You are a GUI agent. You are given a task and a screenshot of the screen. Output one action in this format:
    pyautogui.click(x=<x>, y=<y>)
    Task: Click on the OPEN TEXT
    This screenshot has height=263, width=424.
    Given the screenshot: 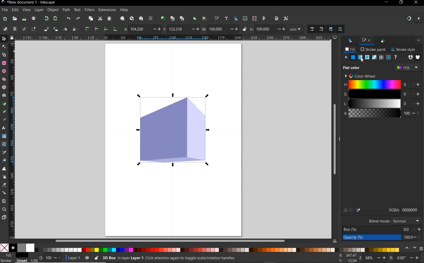 What is the action you would take?
    pyautogui.click(x=226, y=19)
    